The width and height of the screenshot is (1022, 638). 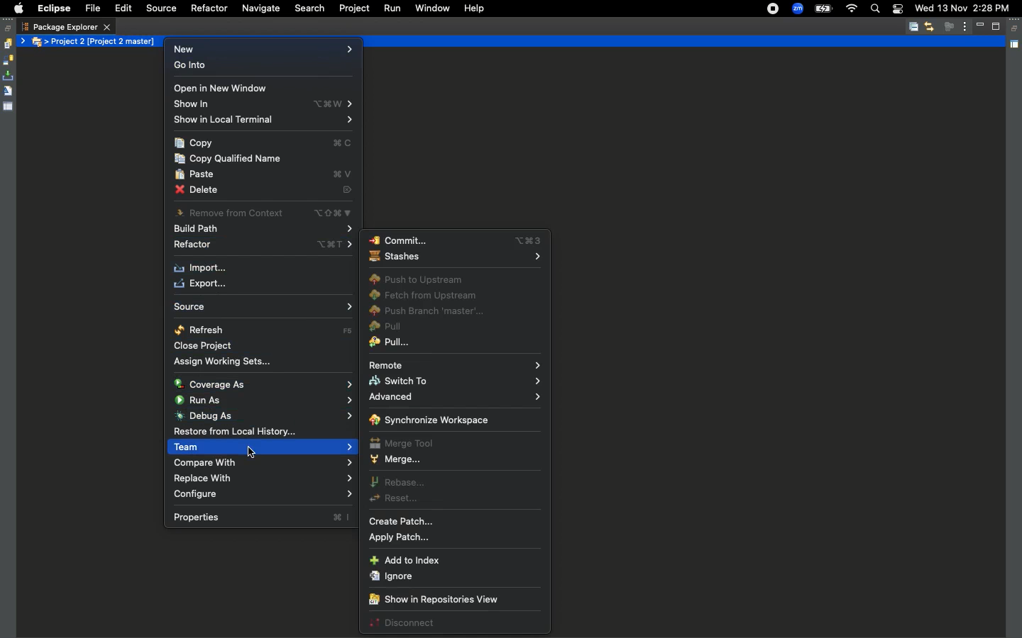 I want to click on File, so click(x=92, y=9).